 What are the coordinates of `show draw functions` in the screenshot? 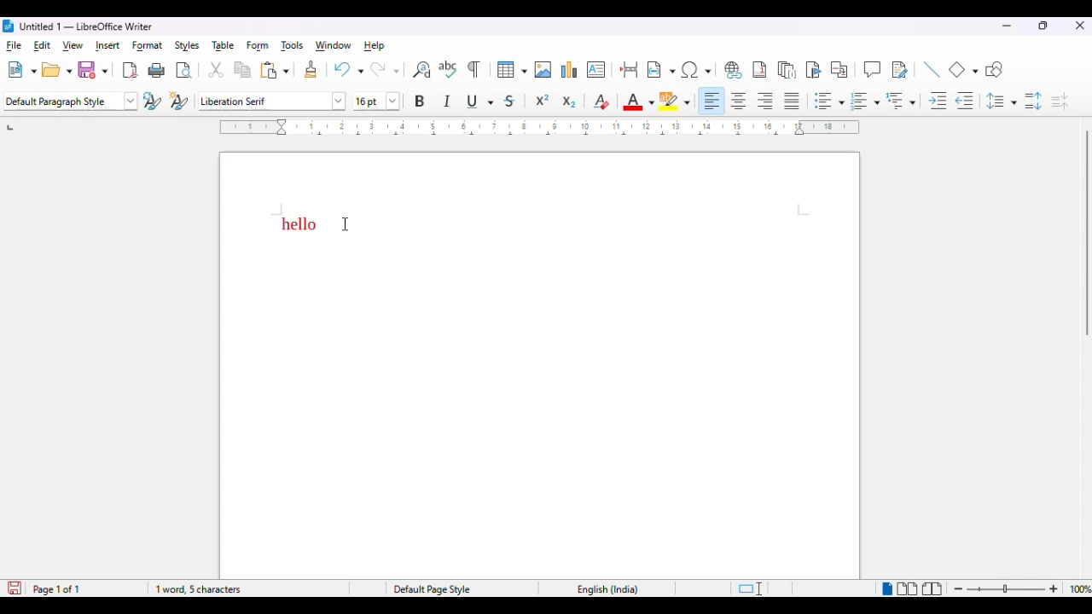 It's located at (995, 70).